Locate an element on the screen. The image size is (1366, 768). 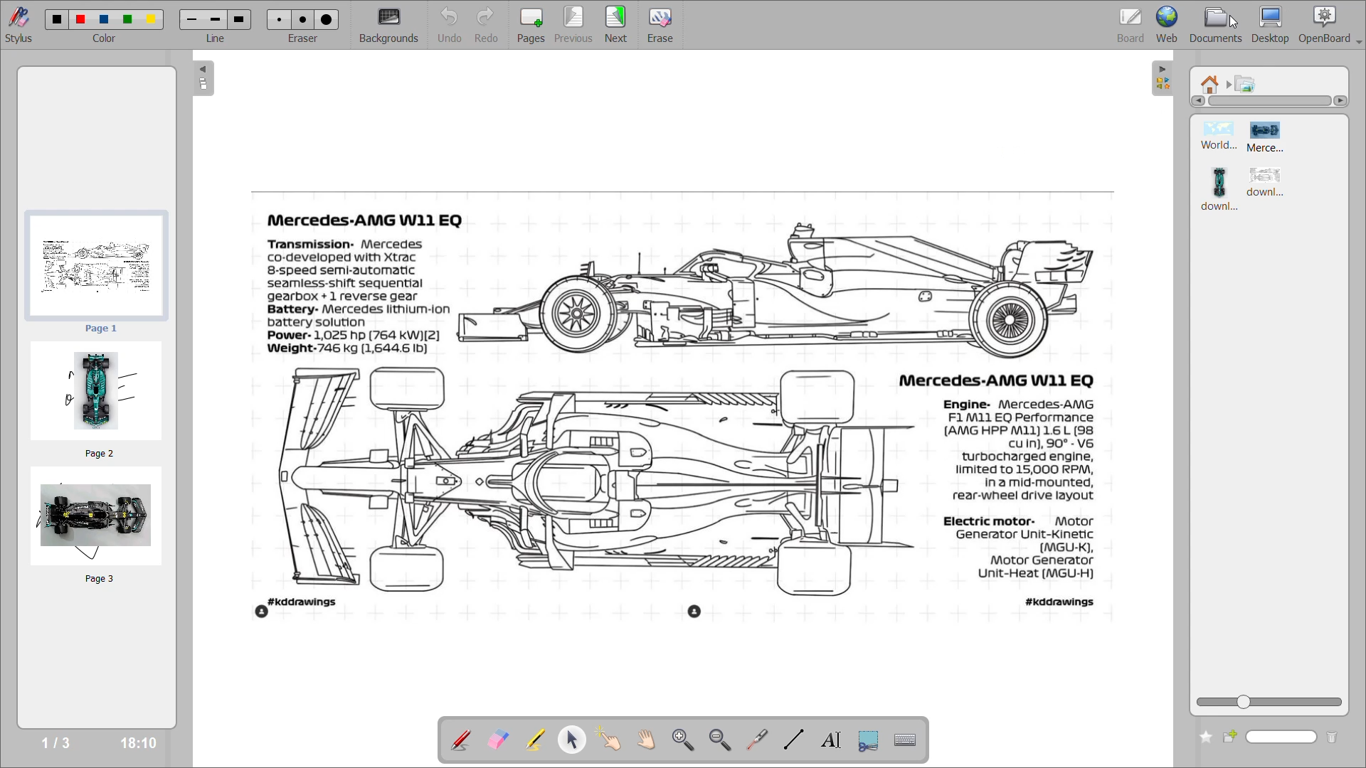
zoom out is located at coordinates (724, 740).